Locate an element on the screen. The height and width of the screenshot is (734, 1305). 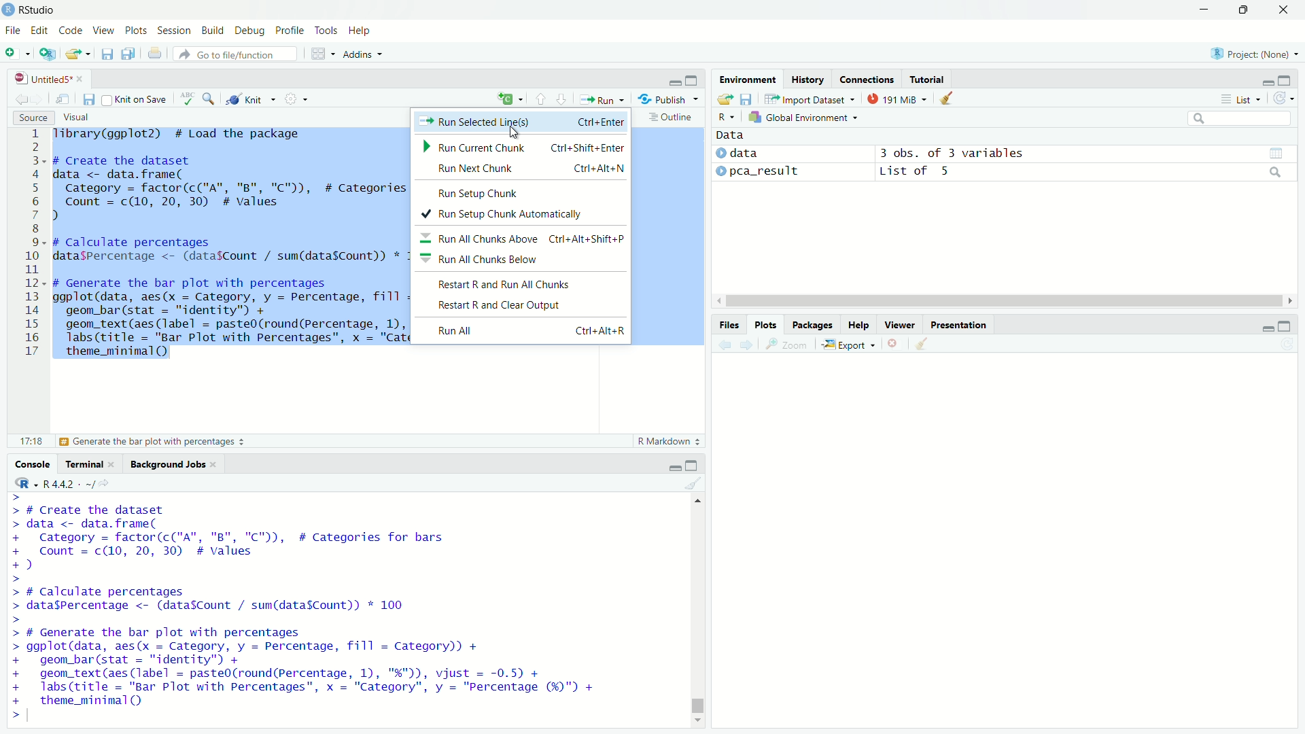
settings is located at coordinates (292, 98).